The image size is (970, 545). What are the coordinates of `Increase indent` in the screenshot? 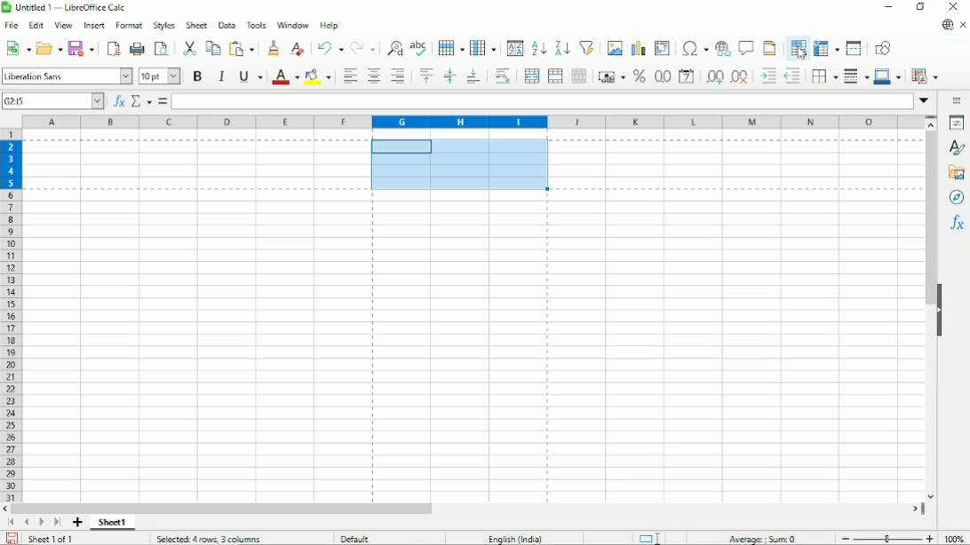 It's located at (767, 77).